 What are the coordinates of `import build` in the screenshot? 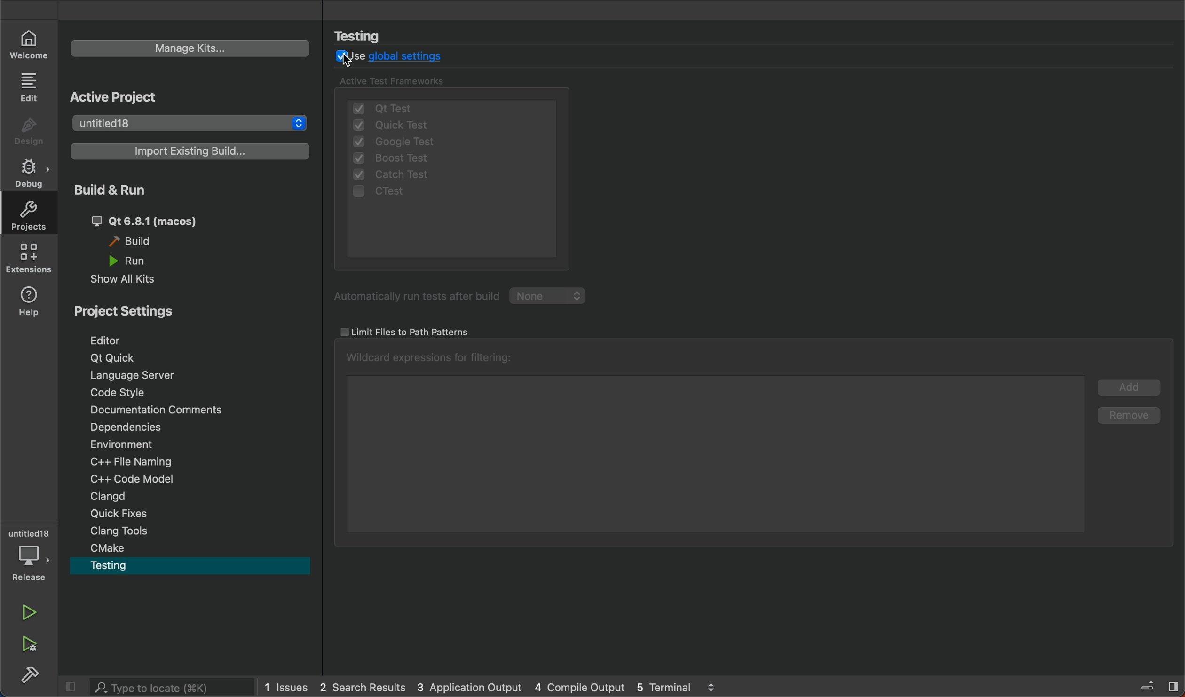 It's located at (190, 152).